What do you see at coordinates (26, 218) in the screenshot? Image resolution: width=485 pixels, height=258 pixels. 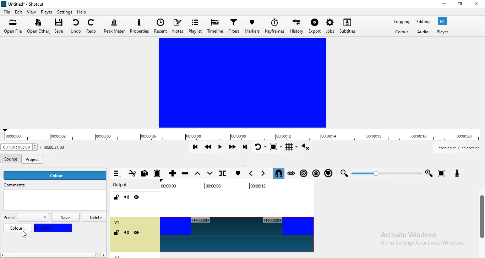 I see `preset` at bounding box center [26, 218].